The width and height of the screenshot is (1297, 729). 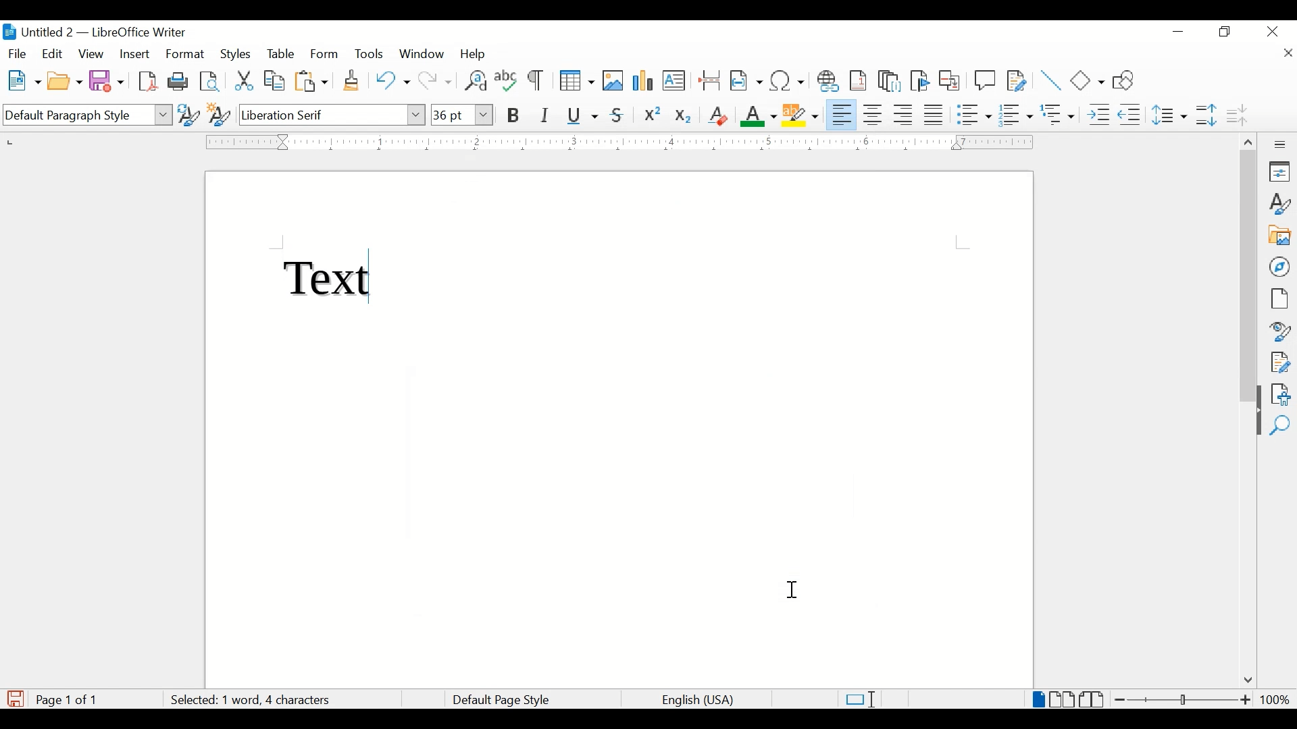 What do you see at coordinates (25, 80) in the screenshot?
I see `new` at bounding box center [25, 80].